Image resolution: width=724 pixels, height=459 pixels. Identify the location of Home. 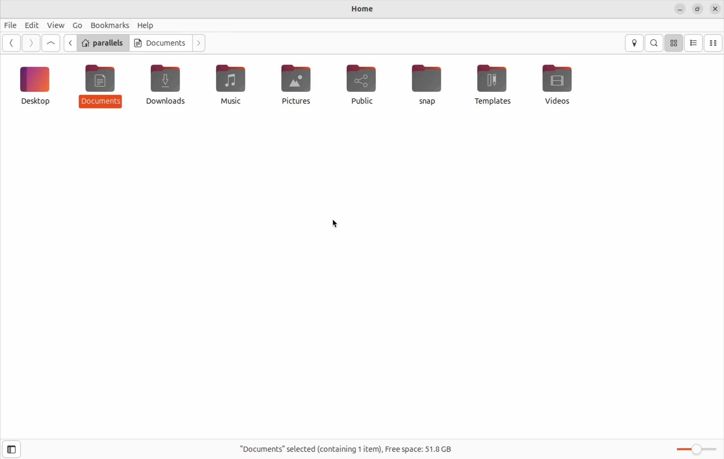
(365, 9).